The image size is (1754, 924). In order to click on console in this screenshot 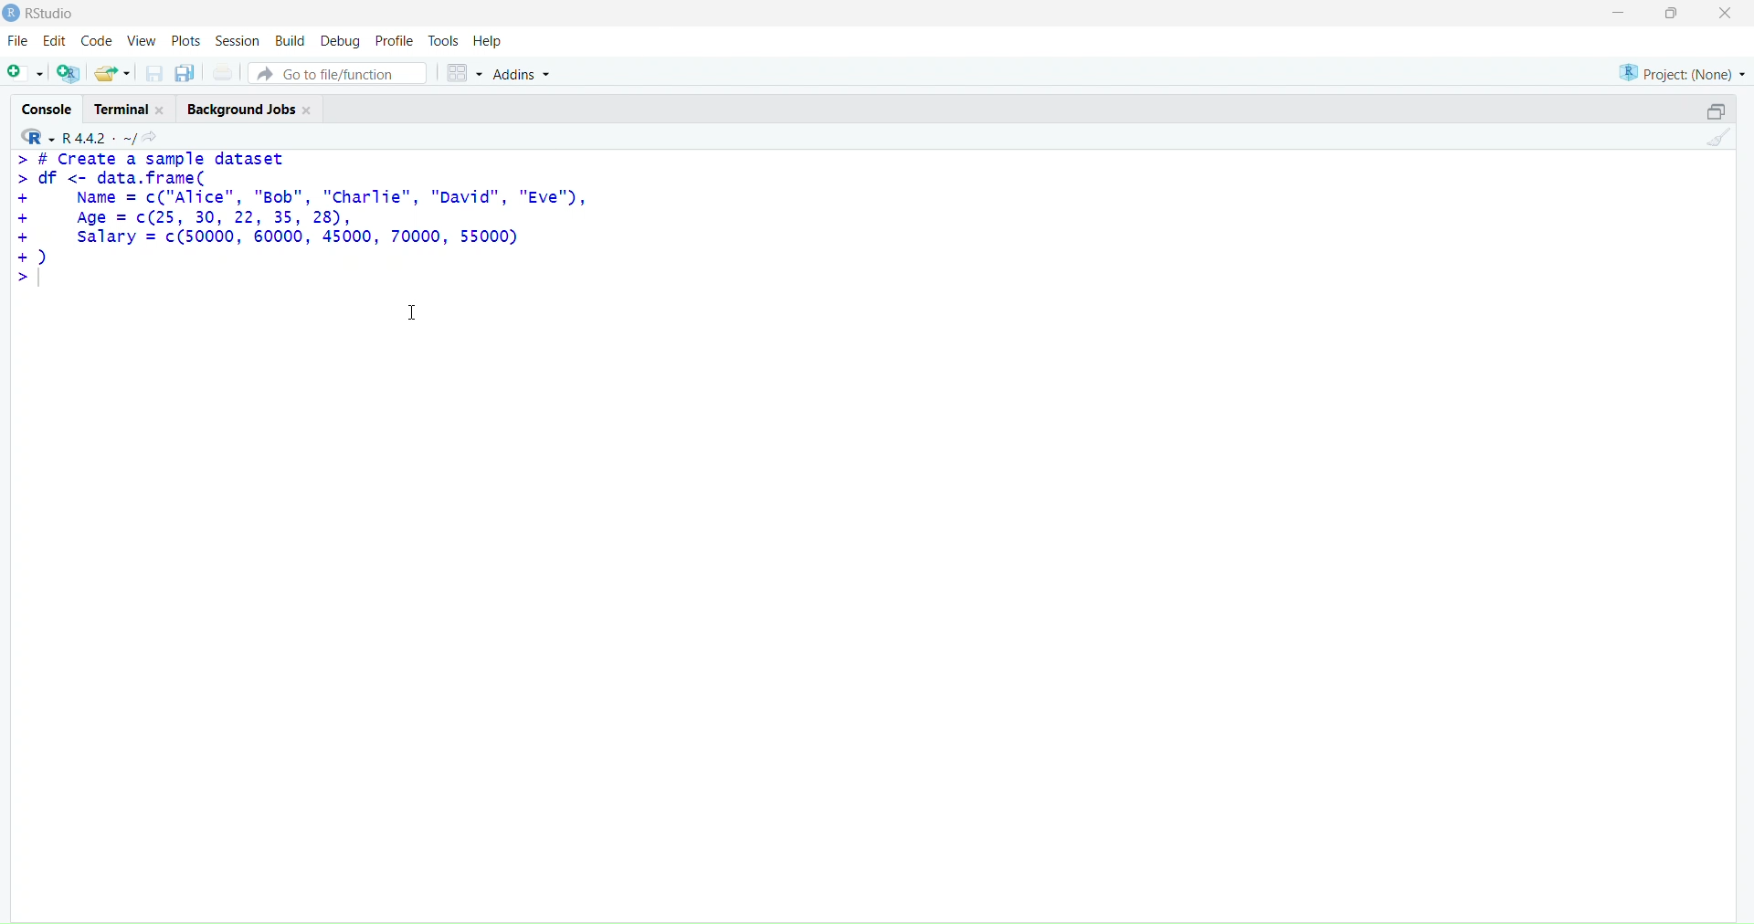, I will do `click(48, 110)`.